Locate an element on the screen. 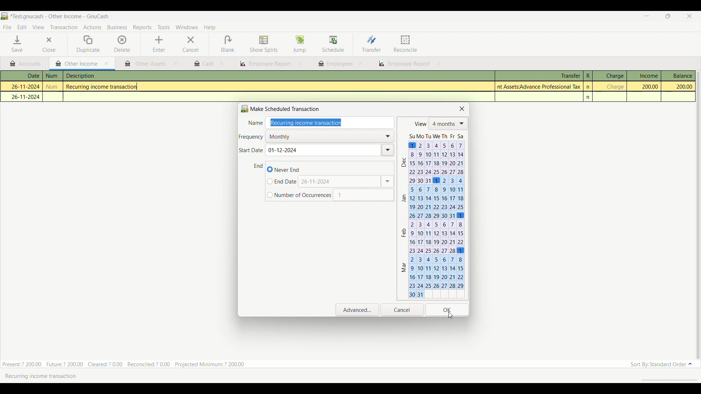 The width and height of the screenshot is (701, 394). Windows menu is located at coordinates (187, 27).